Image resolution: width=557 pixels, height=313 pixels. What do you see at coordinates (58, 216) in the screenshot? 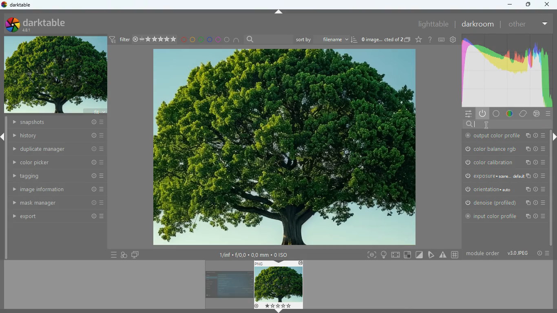
I see `export` at bounding box center [58, 216].